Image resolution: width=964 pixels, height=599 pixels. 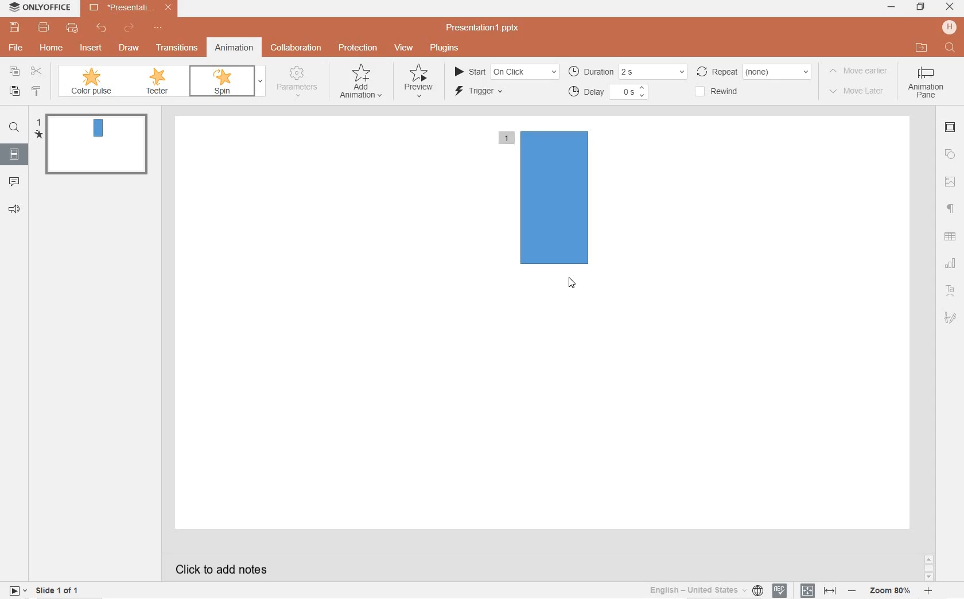 What do you see at coordinates (404, 48) in the screenshot?
I see `view` at bounding box center [404, 48].